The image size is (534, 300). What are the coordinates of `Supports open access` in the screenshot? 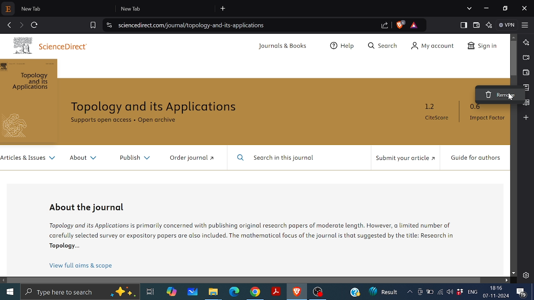 It's located at (101, 120).